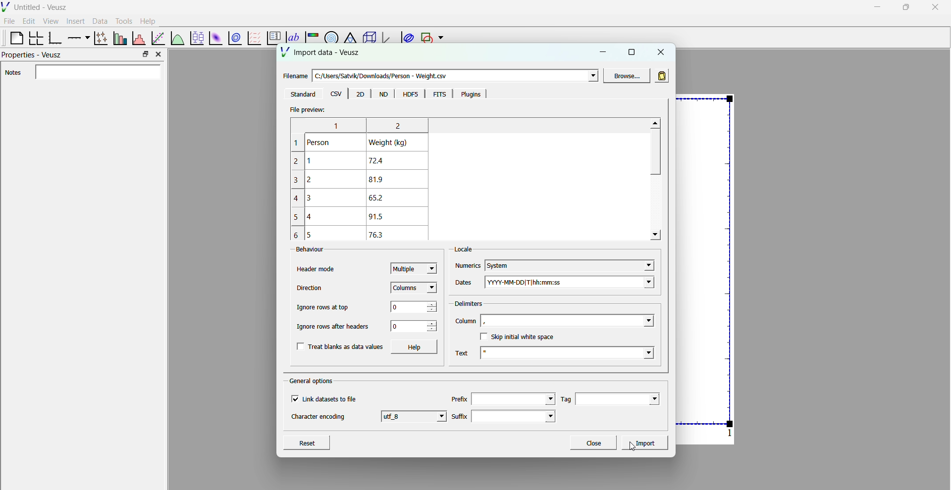 This screenshot has height=490, width=951. Describe the element at coordinates (84, 73) in the screenshot. I see `Notes` at that location.